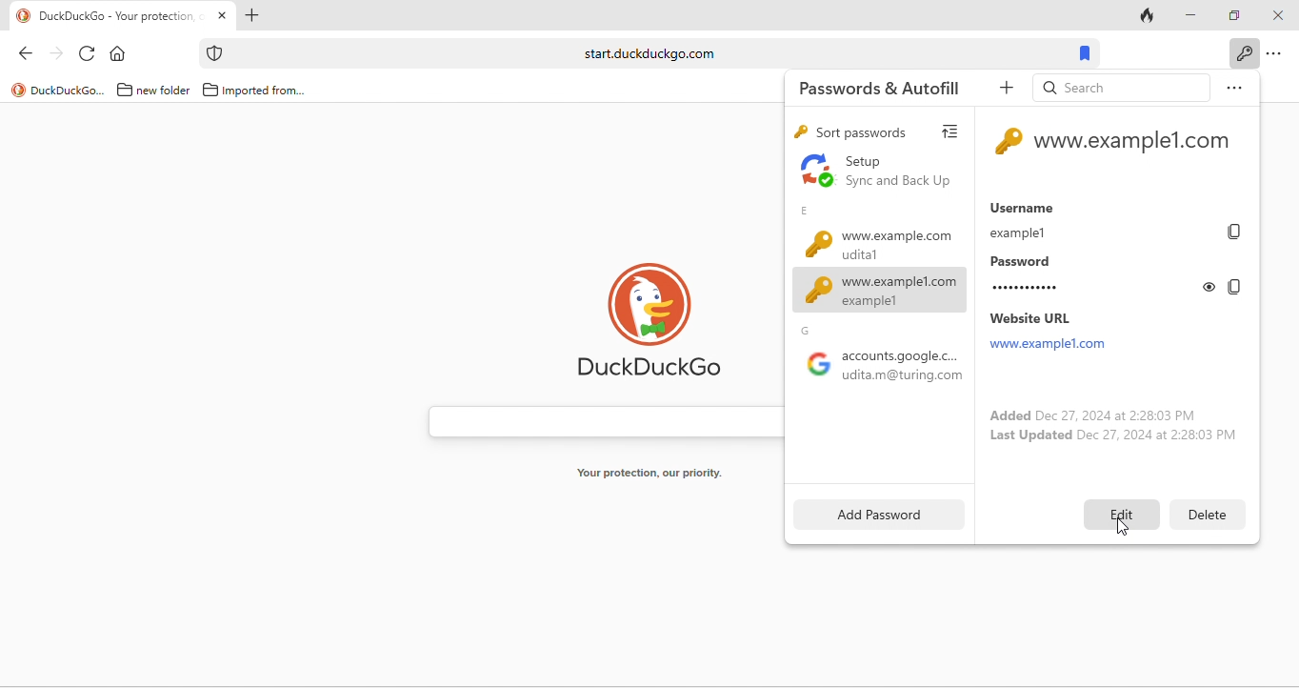 This screenshot has width=1299, height=688. What do you see at coordinates (596, 417) in the screenshot?
I see `search bar` at bounding box center [596, 417].